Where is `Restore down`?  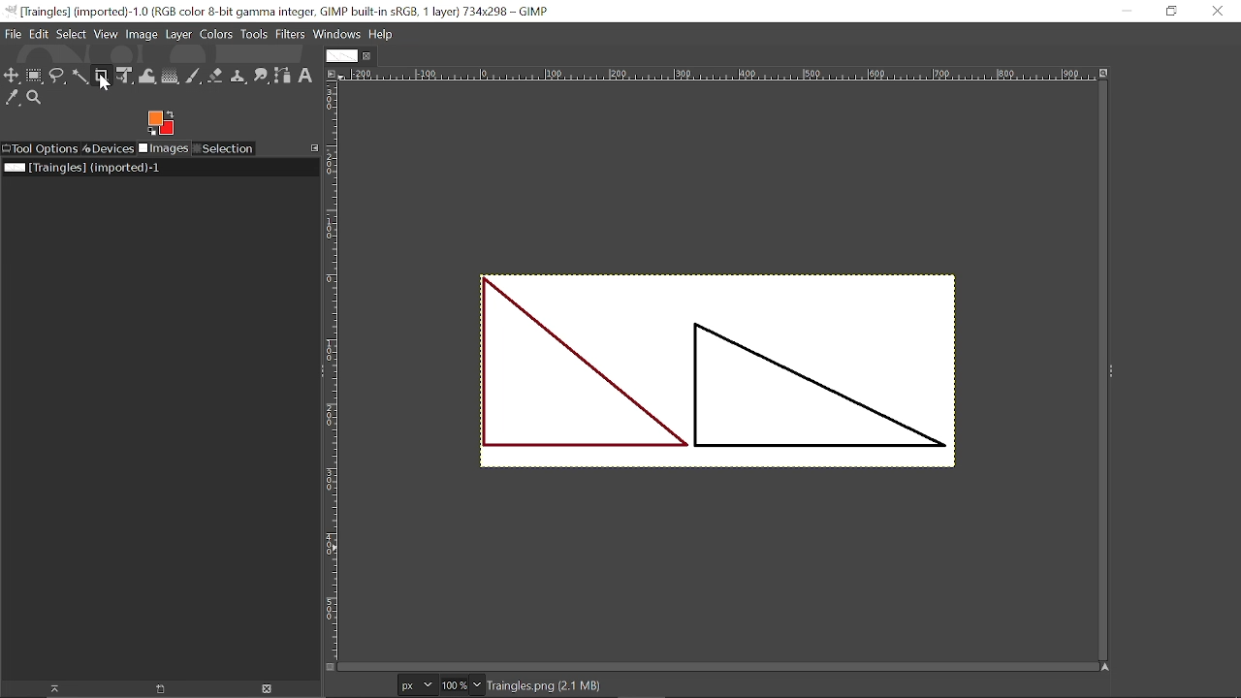 Restore down is located at coordinates (1169, 13).